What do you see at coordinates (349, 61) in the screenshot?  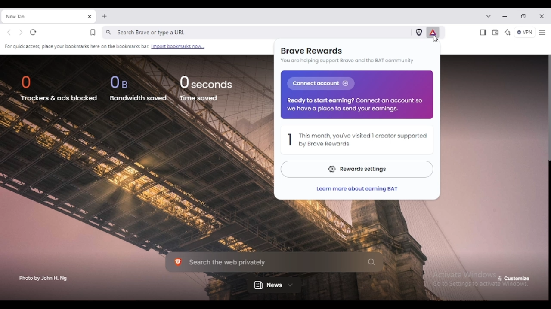 I see `you are helping support brave and the BAT community` at bounding box center [349, 61].